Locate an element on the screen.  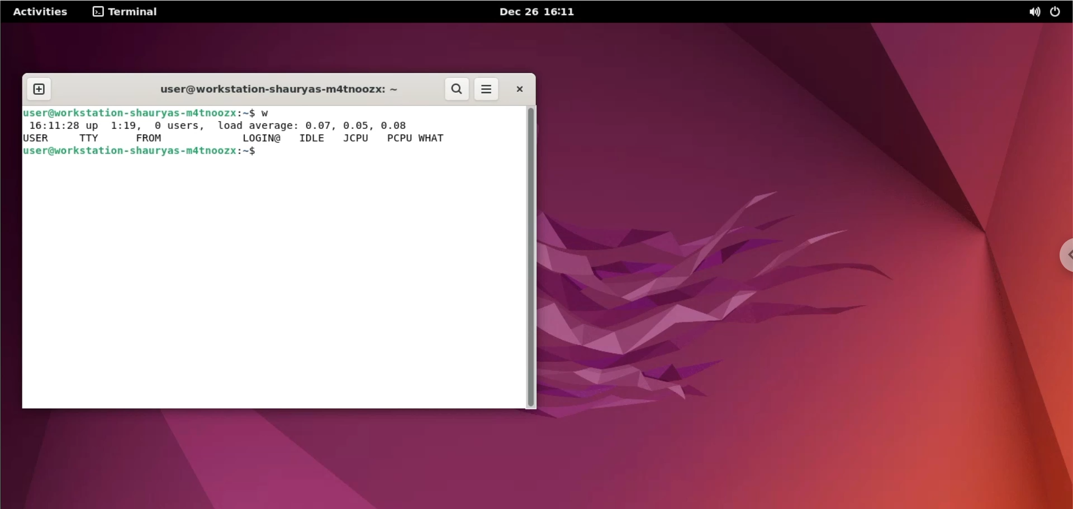
logged in users information like uptime and number of users etc is located at coordinates (243, 132).